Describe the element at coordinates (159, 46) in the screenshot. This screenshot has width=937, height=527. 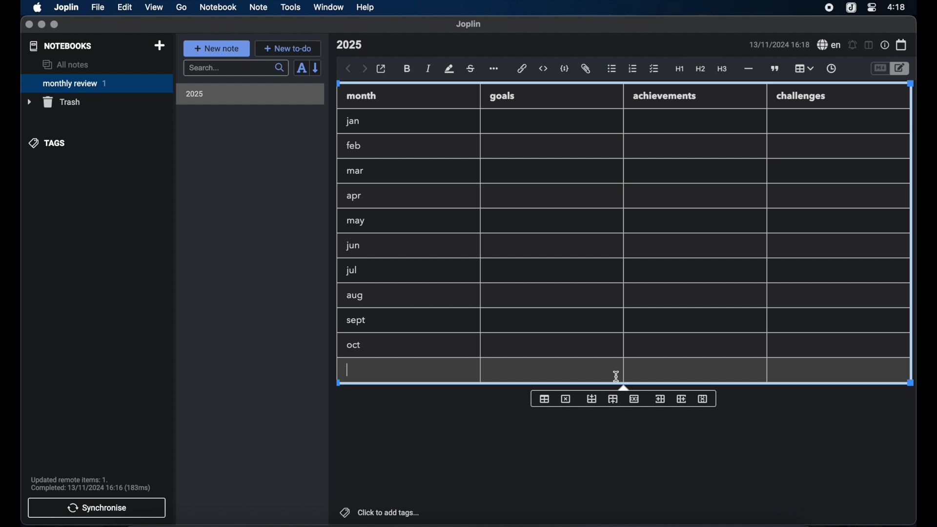
I see `new notebook` at that location.